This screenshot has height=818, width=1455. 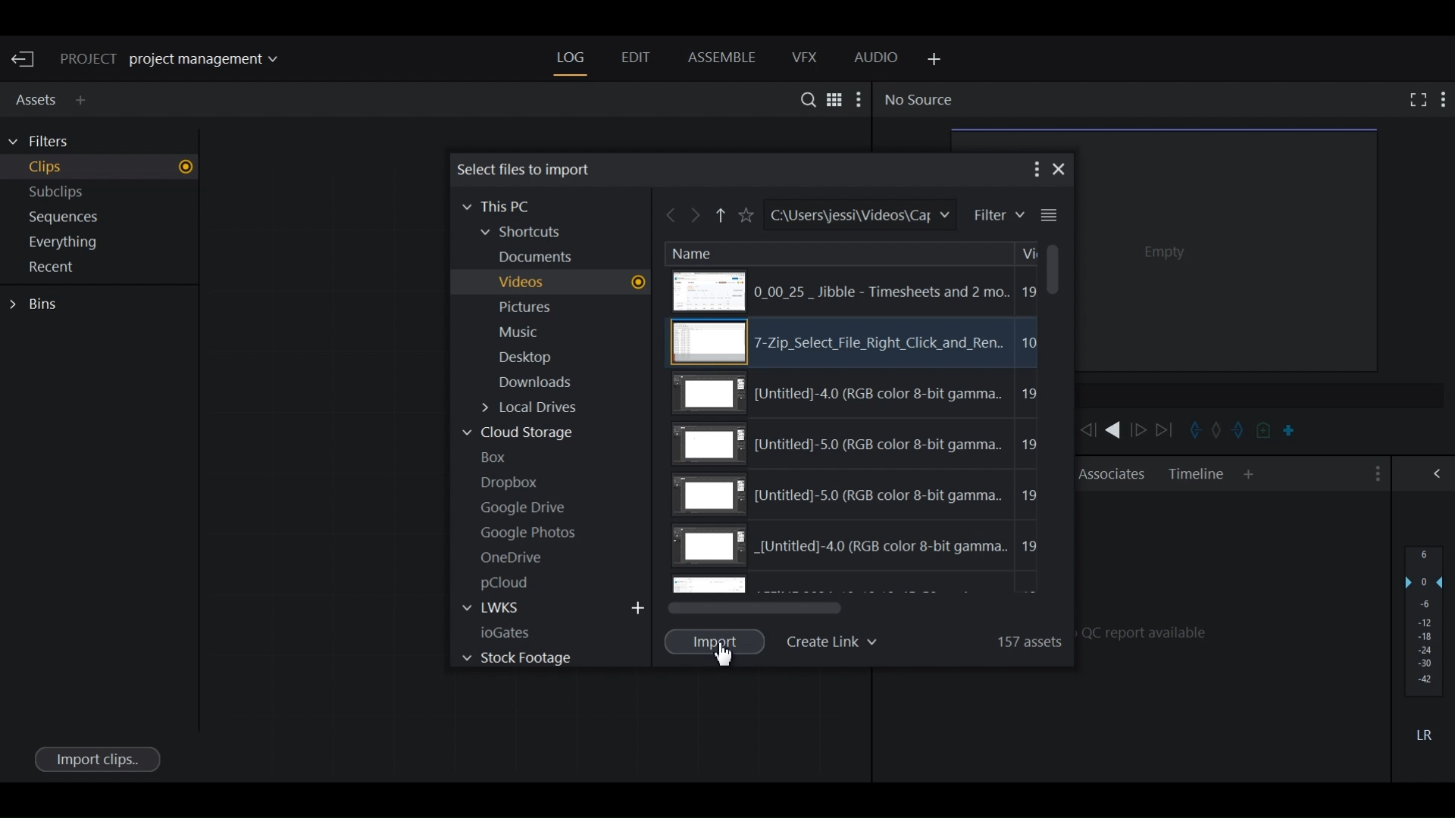 I want to click on Audio, so click(x=877, y=60).